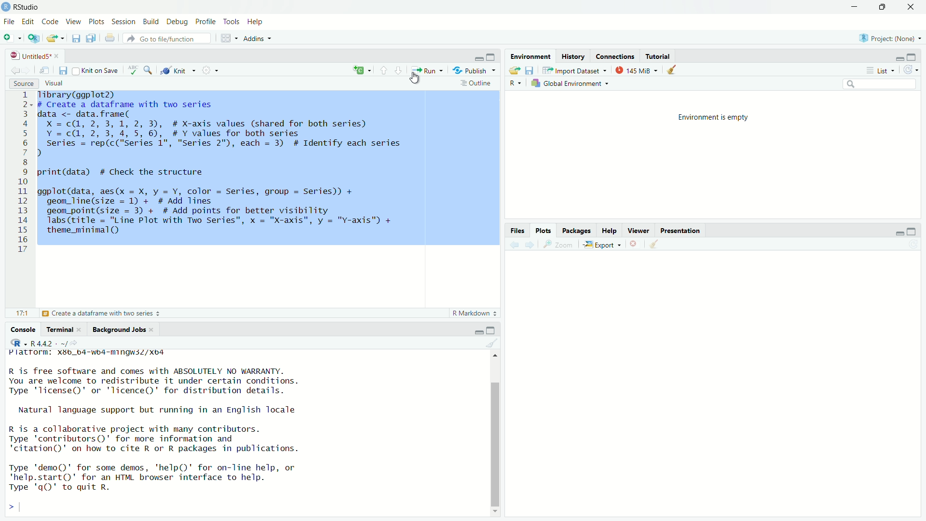  What do you see at coordinates (90, 38) in the screenshot?
I see `save all documents` at bounding box center [90, 38].